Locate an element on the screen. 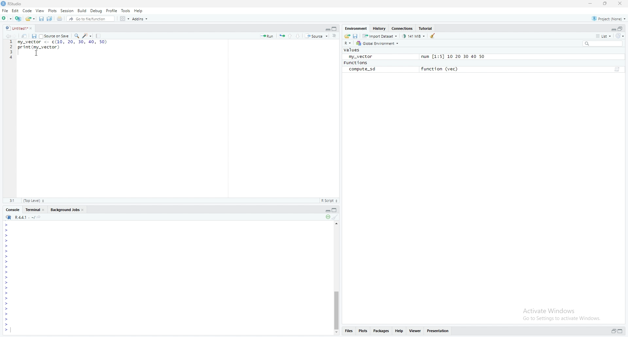 The height and width of the screenshot is (337, 628). my_vector is located at coordinates (359, 56).